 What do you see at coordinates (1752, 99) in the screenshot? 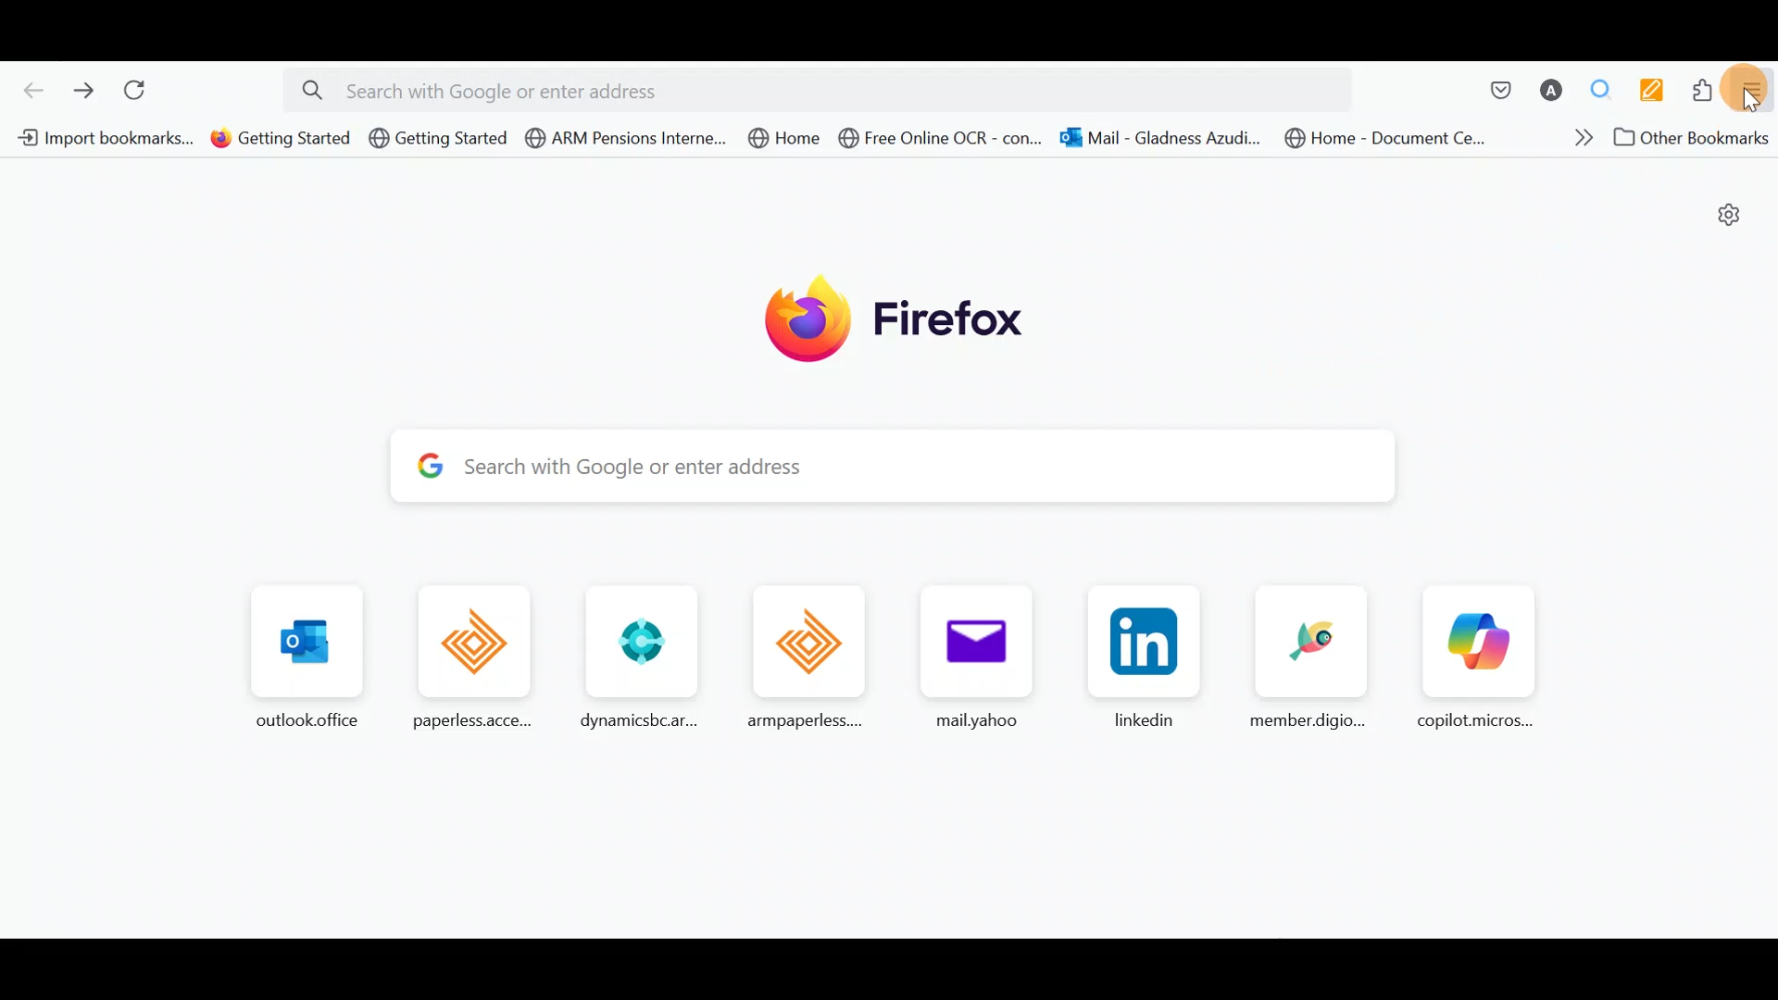
I see `cursor` at bounding box center [1752, 99].